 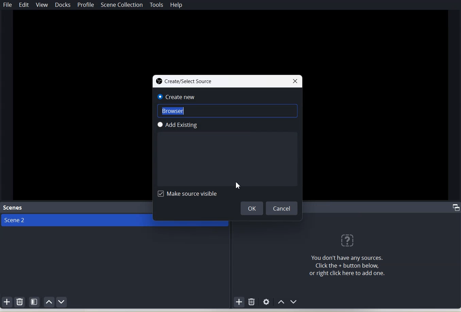 I want to click on scenes, so click(x=14, y=208).